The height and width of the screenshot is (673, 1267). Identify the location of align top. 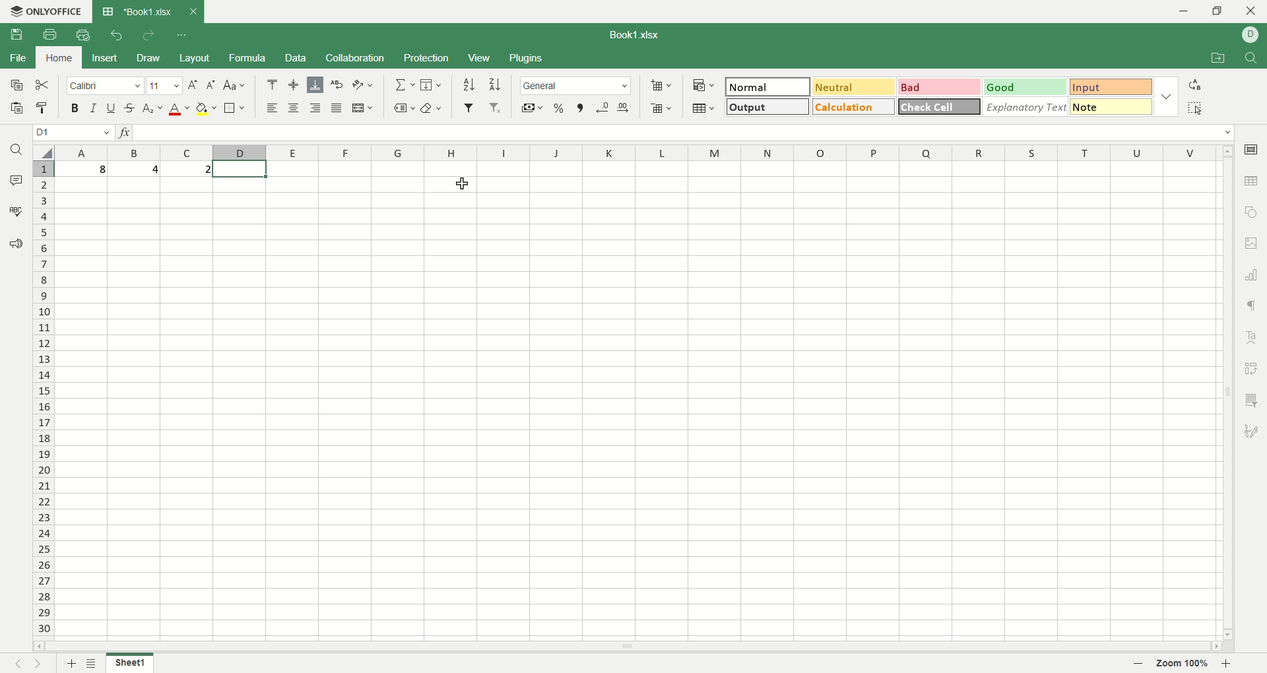
(272, 84).